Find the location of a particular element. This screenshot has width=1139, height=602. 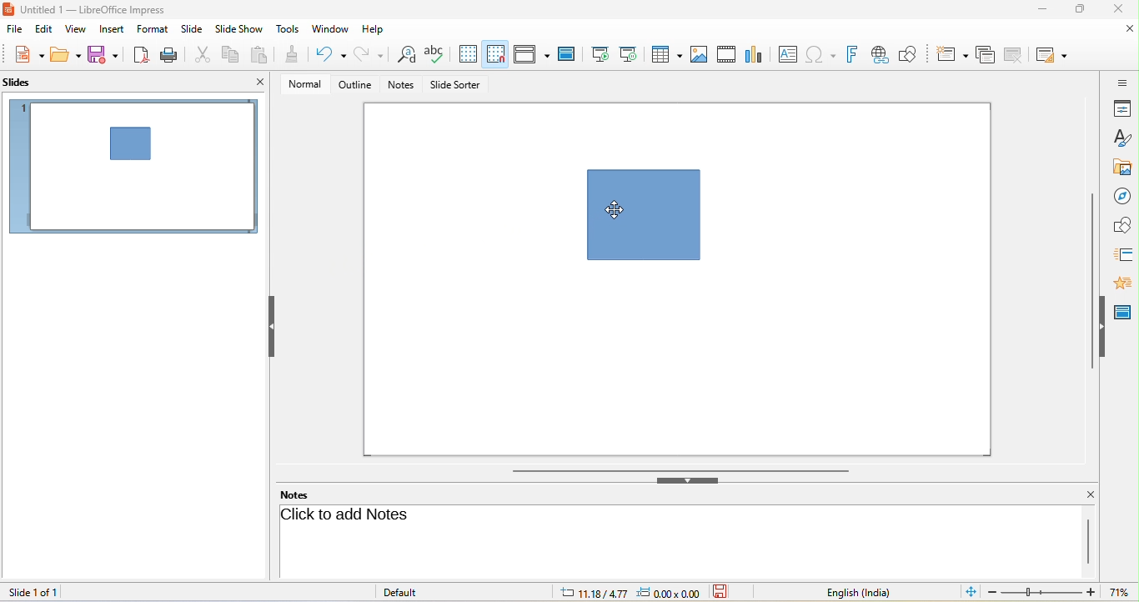

edit is located at coordinates (42, 32).